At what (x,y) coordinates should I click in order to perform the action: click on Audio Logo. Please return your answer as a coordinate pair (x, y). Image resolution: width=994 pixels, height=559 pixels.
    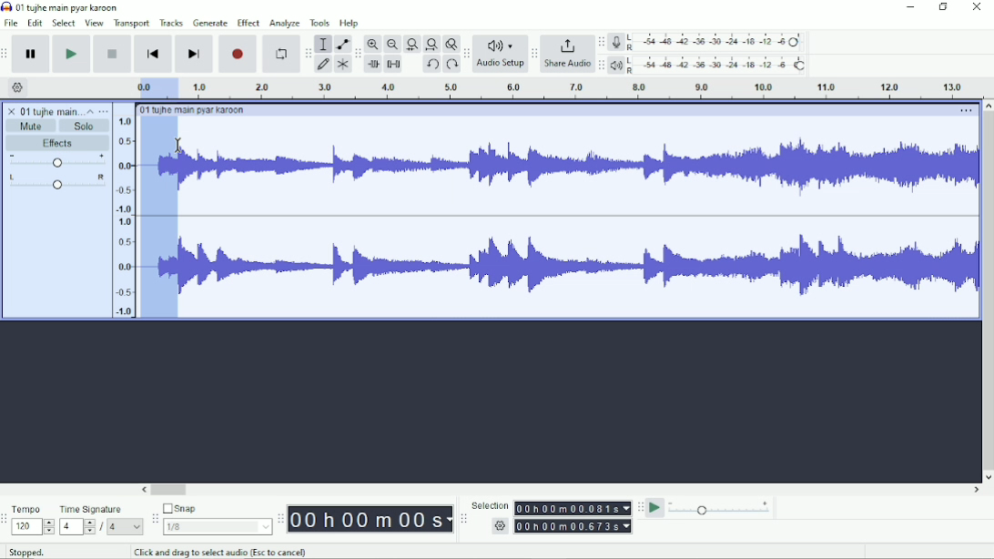
    Looking at the image, I should click on (501, 42).